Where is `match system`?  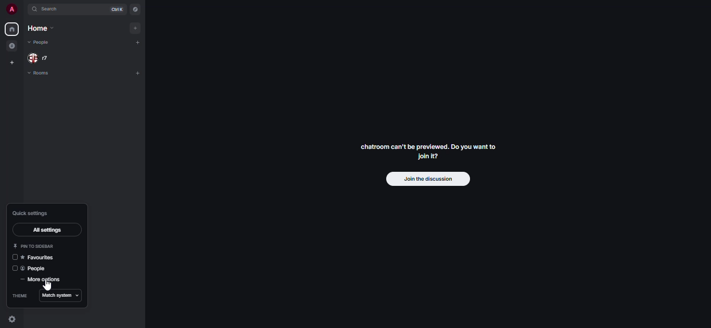
match system is located at coordinates (62, 295).